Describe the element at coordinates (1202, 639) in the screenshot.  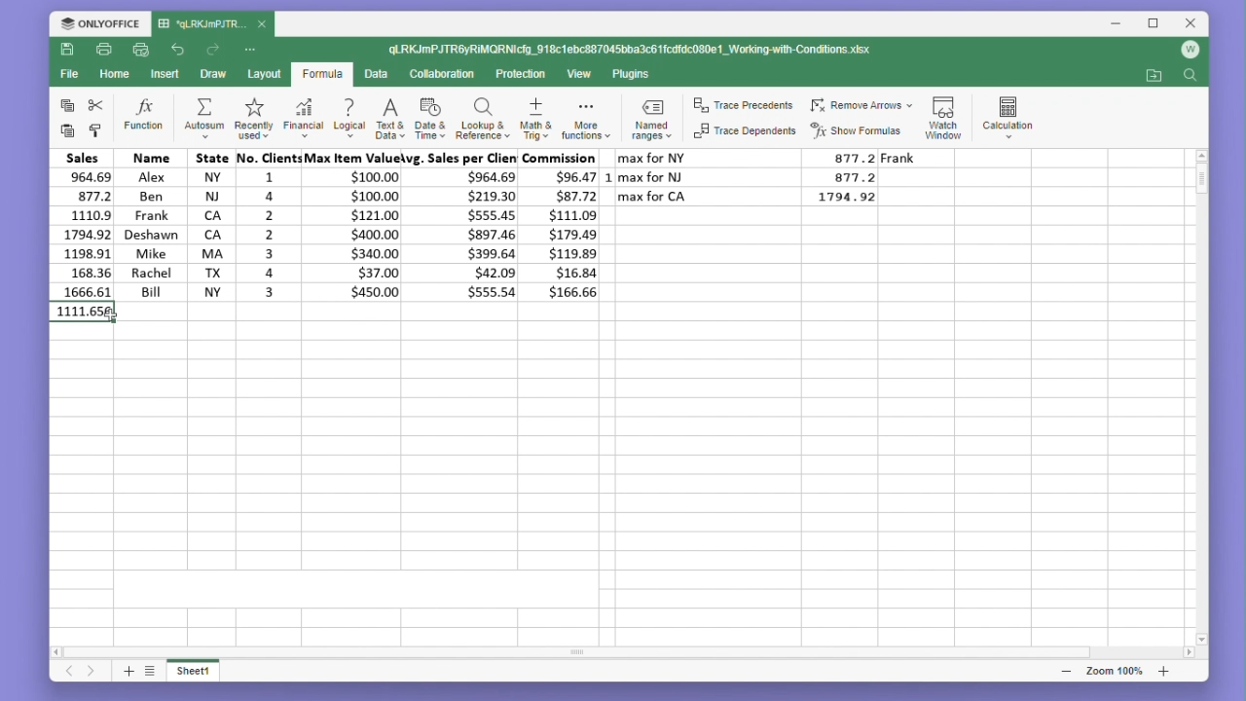
I see `scroll down` at that location.